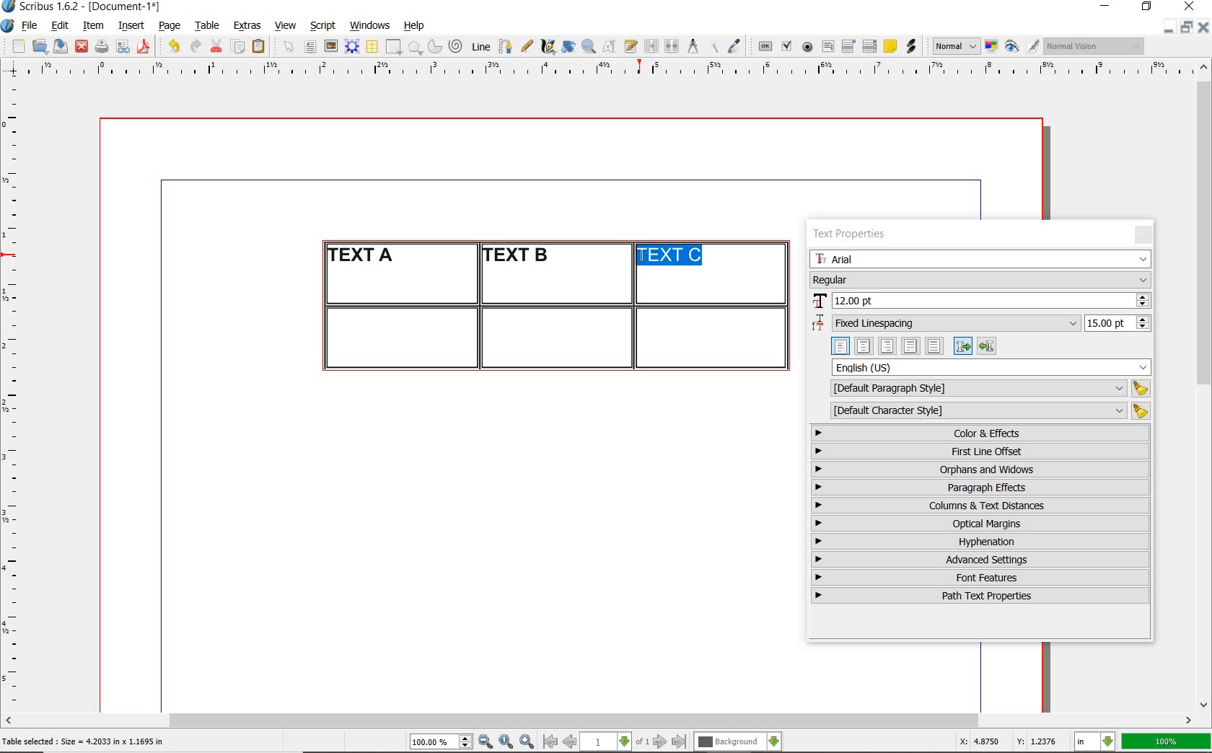  What do you see at coordinates (371, 26) in the screenshot?
I see `windows` at bounding box center [371, 26].